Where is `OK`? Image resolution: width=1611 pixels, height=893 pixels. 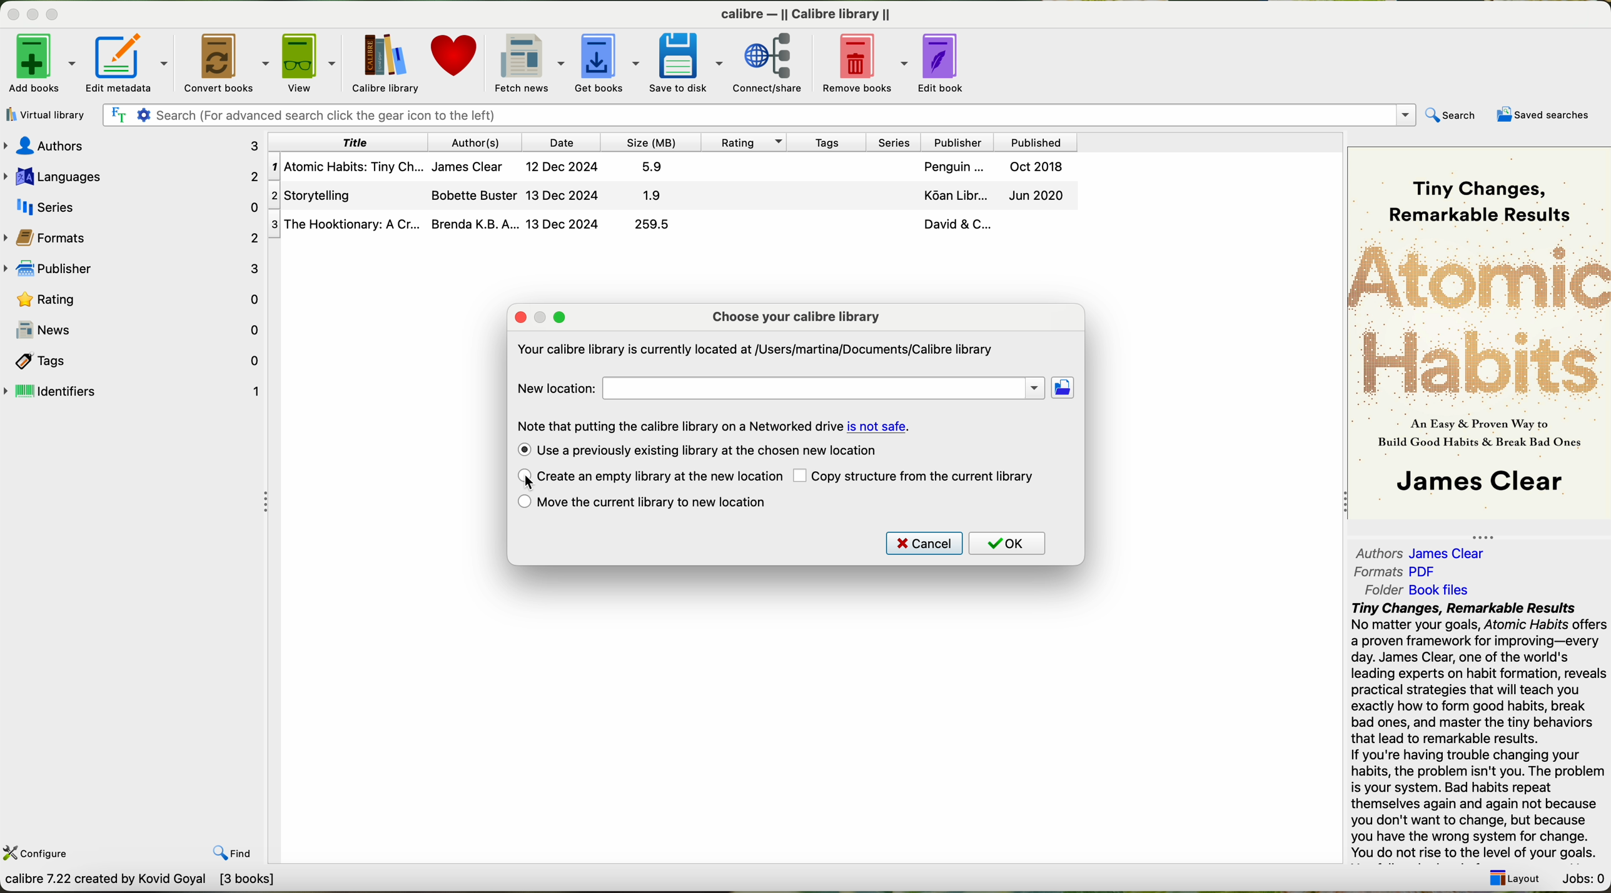 OK is located at coordinates (1009, 544).